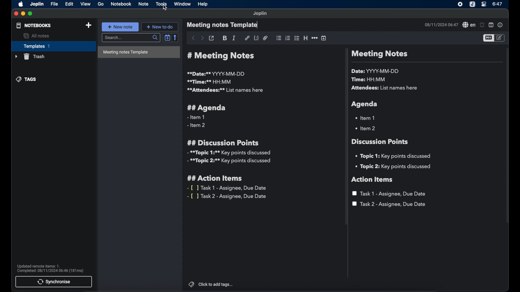 This screenshot has width=520, height=292. I want to click on trash, so click(29, 57).